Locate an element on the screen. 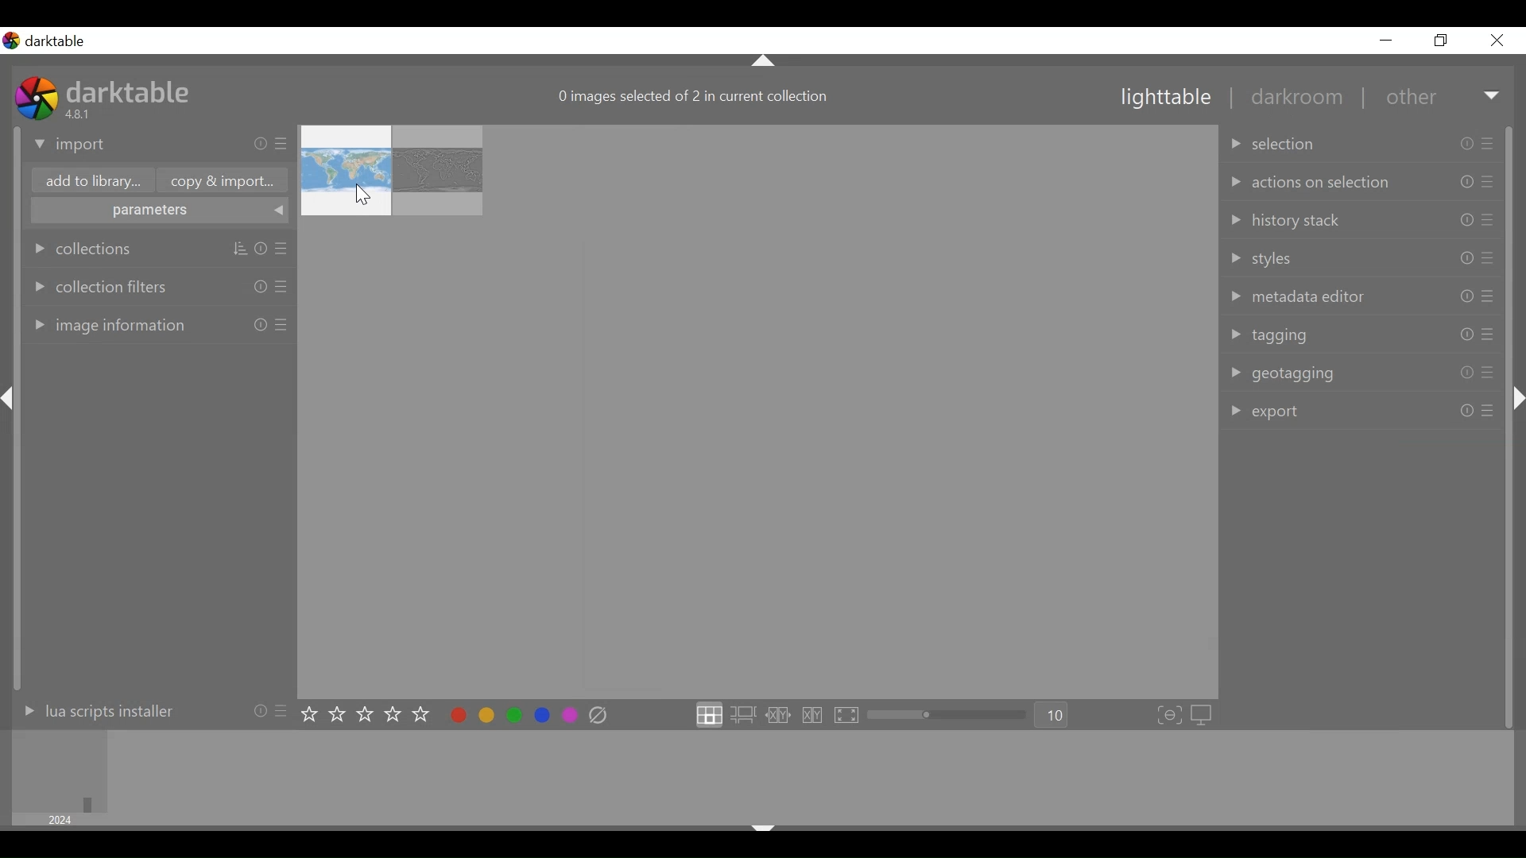 This screenshot has width=1526, height=858. clear color labels is located at coordinates (598, 716).